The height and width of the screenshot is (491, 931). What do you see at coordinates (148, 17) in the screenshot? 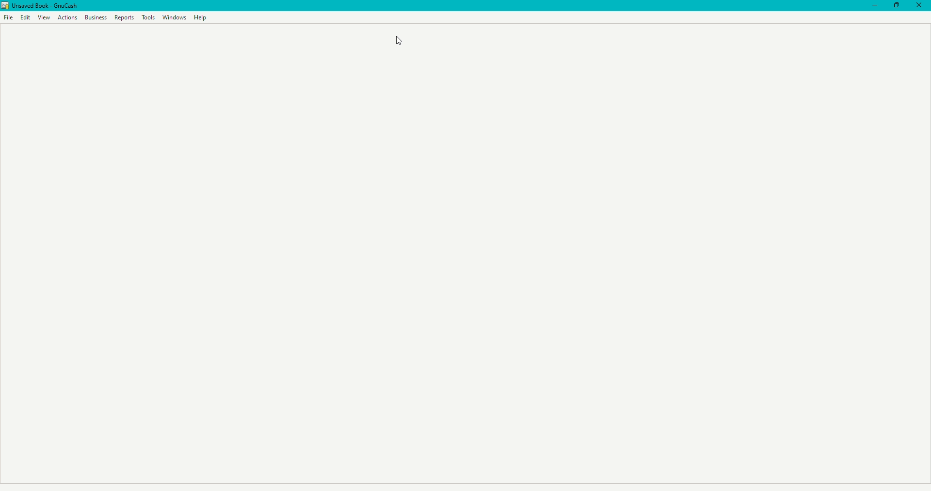
I see `Tools` at bounding box center [148, 17].